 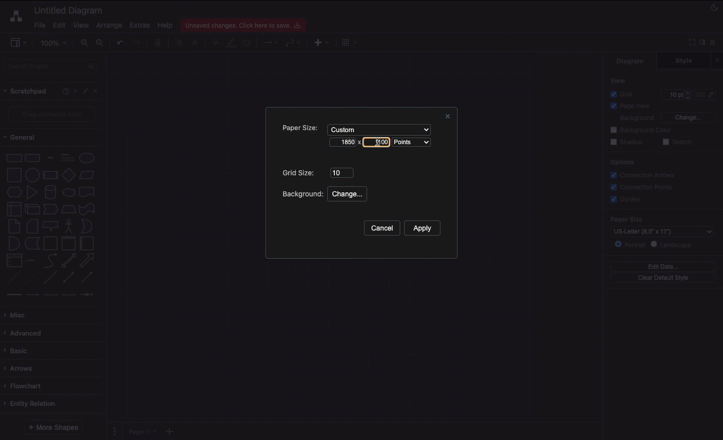 I want to click on Cursor, so click(x=379, y=143).